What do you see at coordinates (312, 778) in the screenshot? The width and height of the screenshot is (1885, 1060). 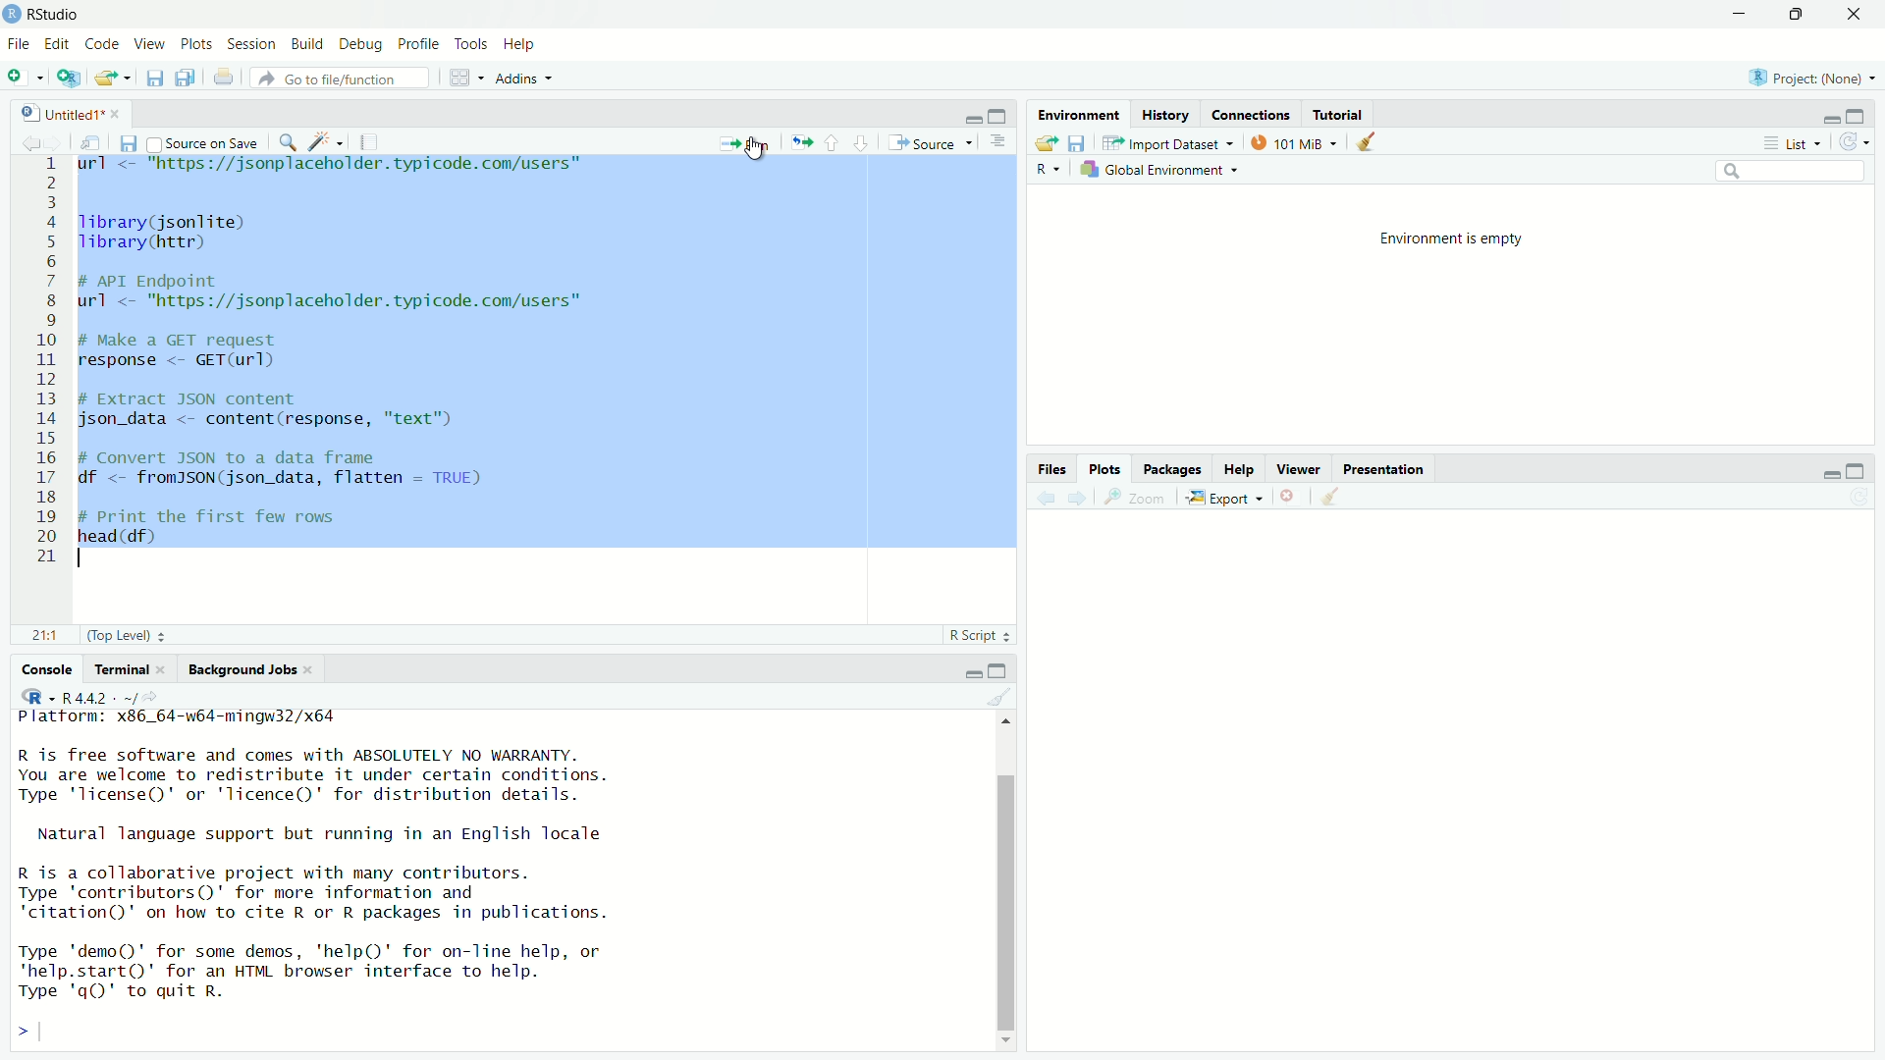 I see `R is free software and comes with ABSOLUTELY NO WARRANTY.
You are welcome to redistribute it under certain conditions.
Type 'license()' or 'licence()' for distribution details.` at bounding box center [312, 778].